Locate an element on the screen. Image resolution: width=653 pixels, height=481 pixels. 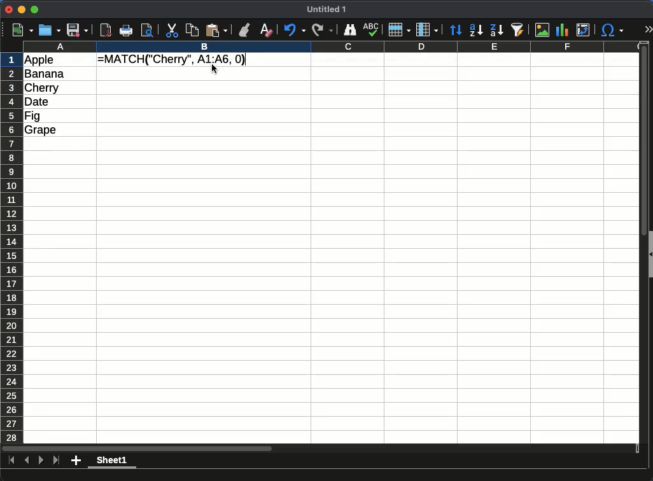
column is located at coordinates (332, 46).